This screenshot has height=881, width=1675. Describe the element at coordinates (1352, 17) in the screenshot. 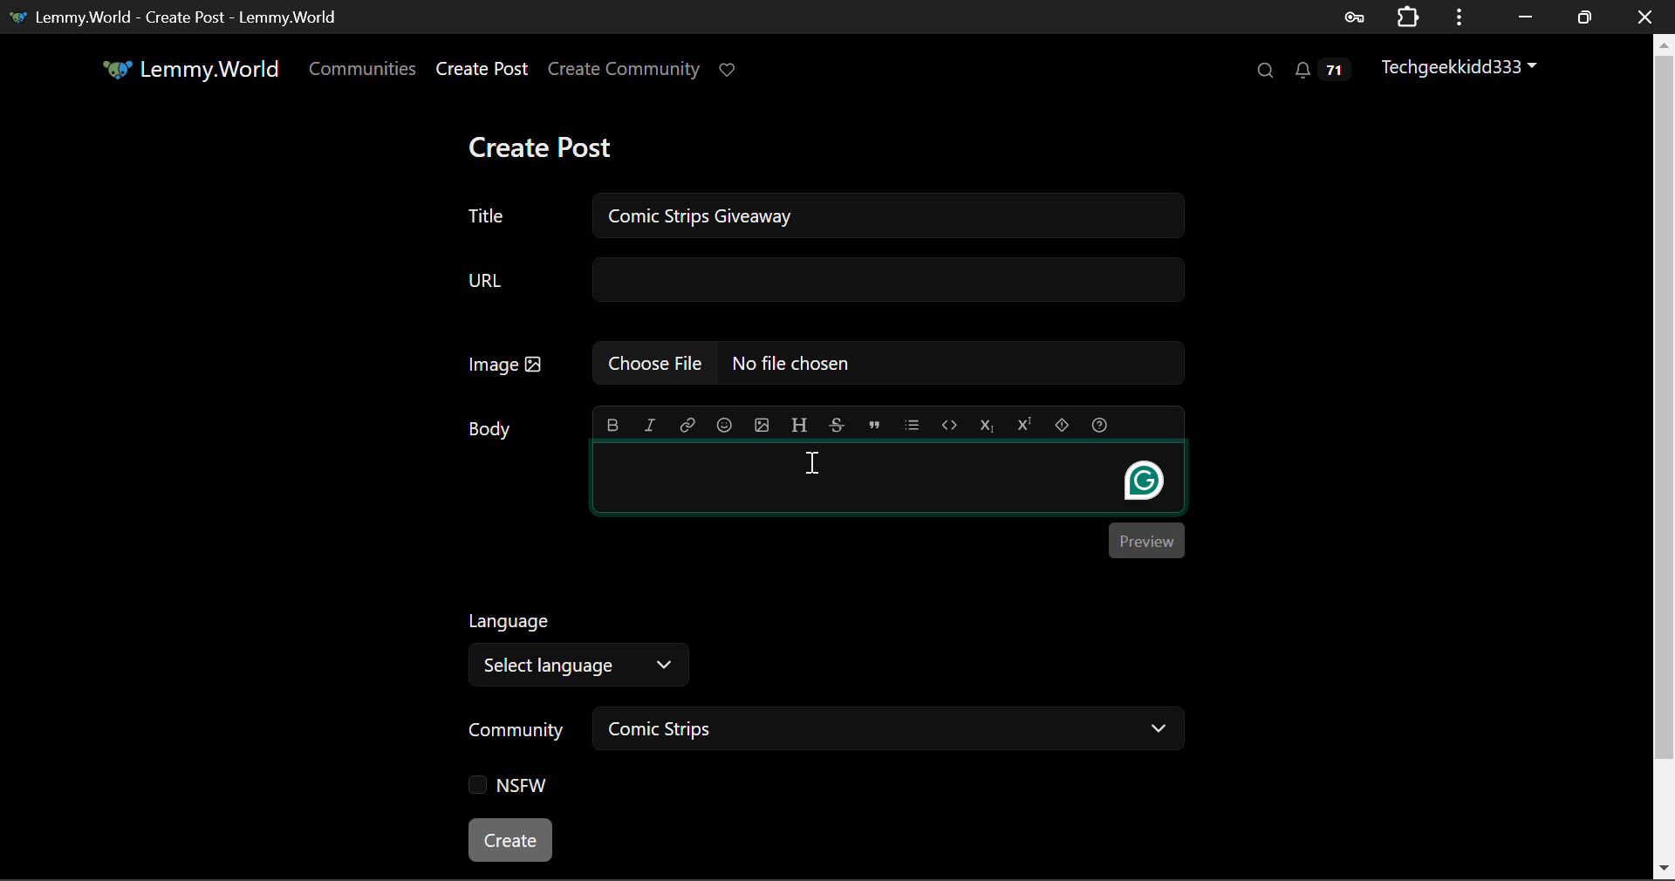

I see `Saved Password Data` at that location.